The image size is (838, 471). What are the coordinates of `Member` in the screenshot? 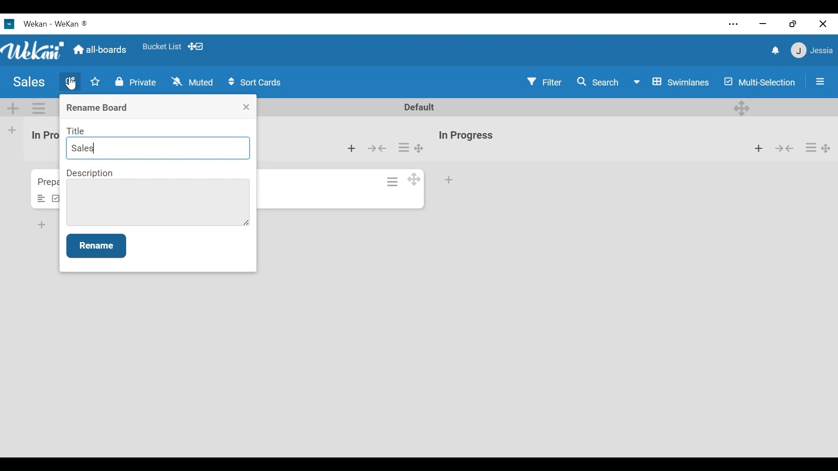 It's located at (813, 50).